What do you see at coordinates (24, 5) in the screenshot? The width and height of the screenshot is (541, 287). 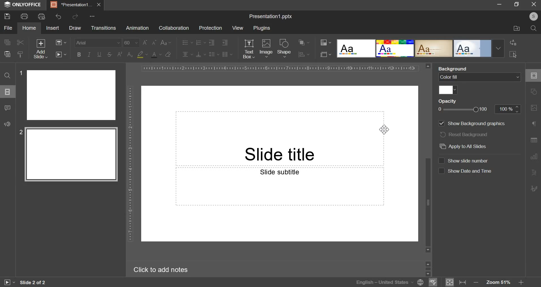 I see `onlyoffice` at bounding box center [24, 5].